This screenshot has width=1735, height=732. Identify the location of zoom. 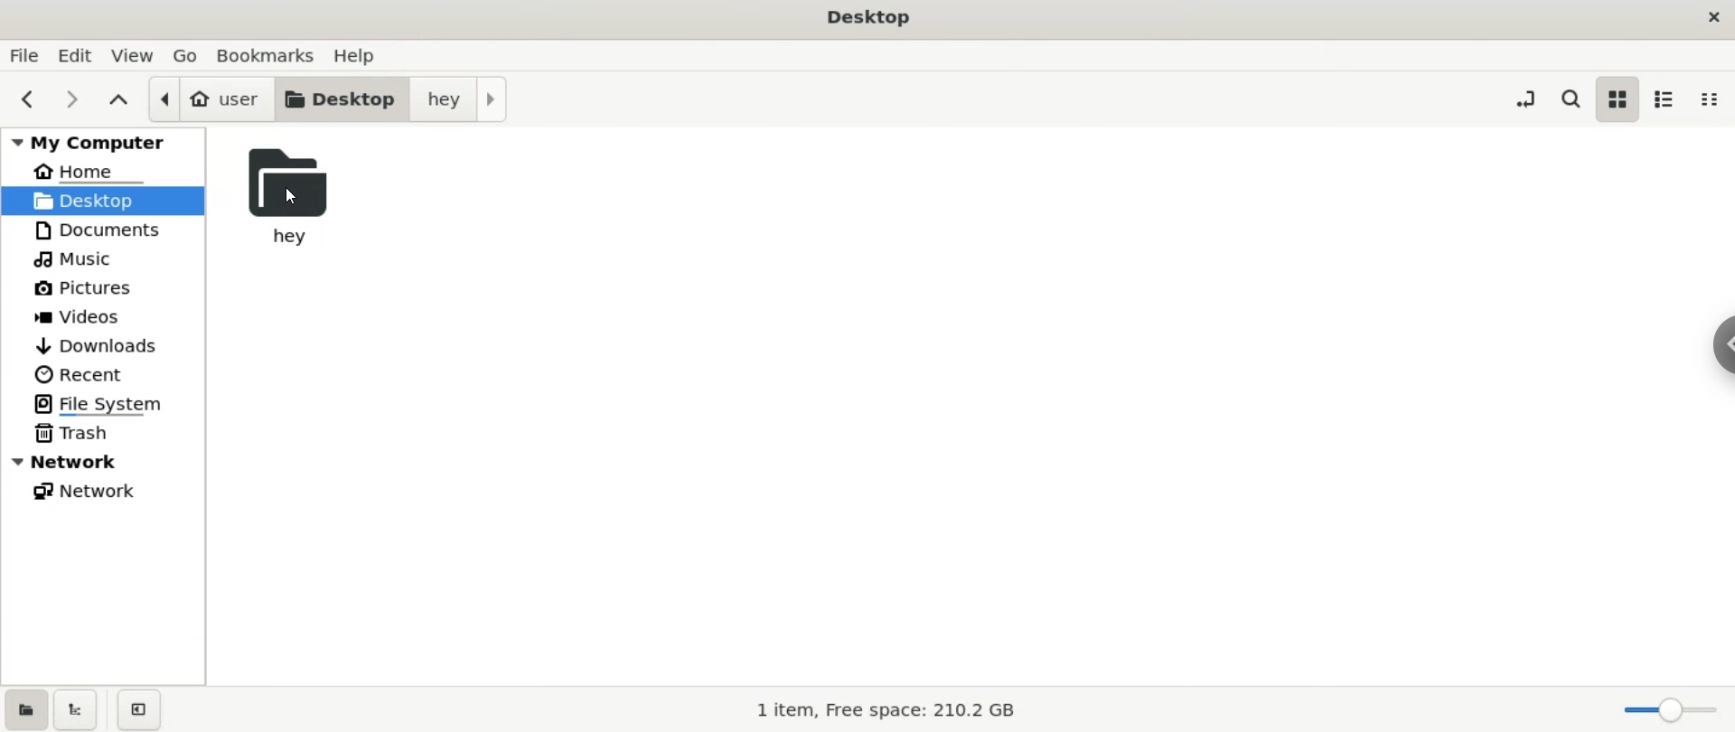
(1666, 709).